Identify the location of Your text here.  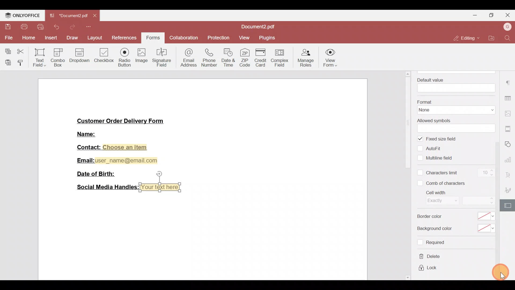
(161, 187).